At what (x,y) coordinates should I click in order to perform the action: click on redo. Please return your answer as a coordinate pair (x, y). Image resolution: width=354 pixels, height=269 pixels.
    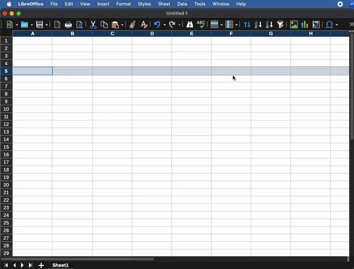
    Looking at the image, I should click on (175, 24).